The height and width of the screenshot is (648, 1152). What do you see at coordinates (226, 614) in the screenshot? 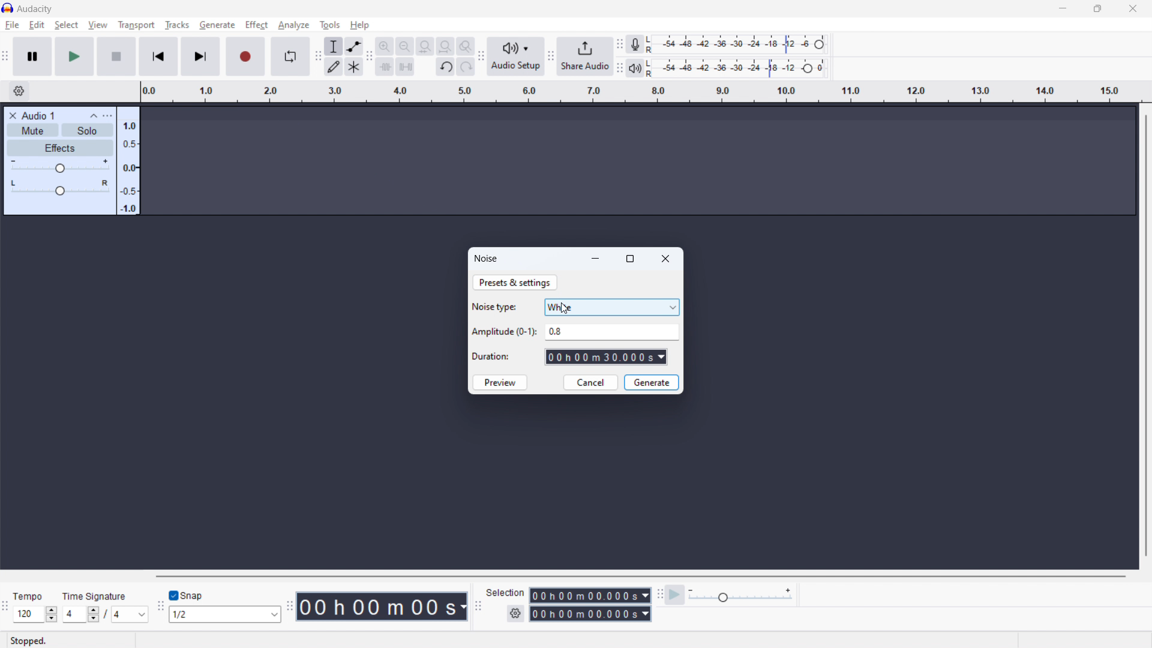
I see `select snapping` at bounding box center [226, 614].